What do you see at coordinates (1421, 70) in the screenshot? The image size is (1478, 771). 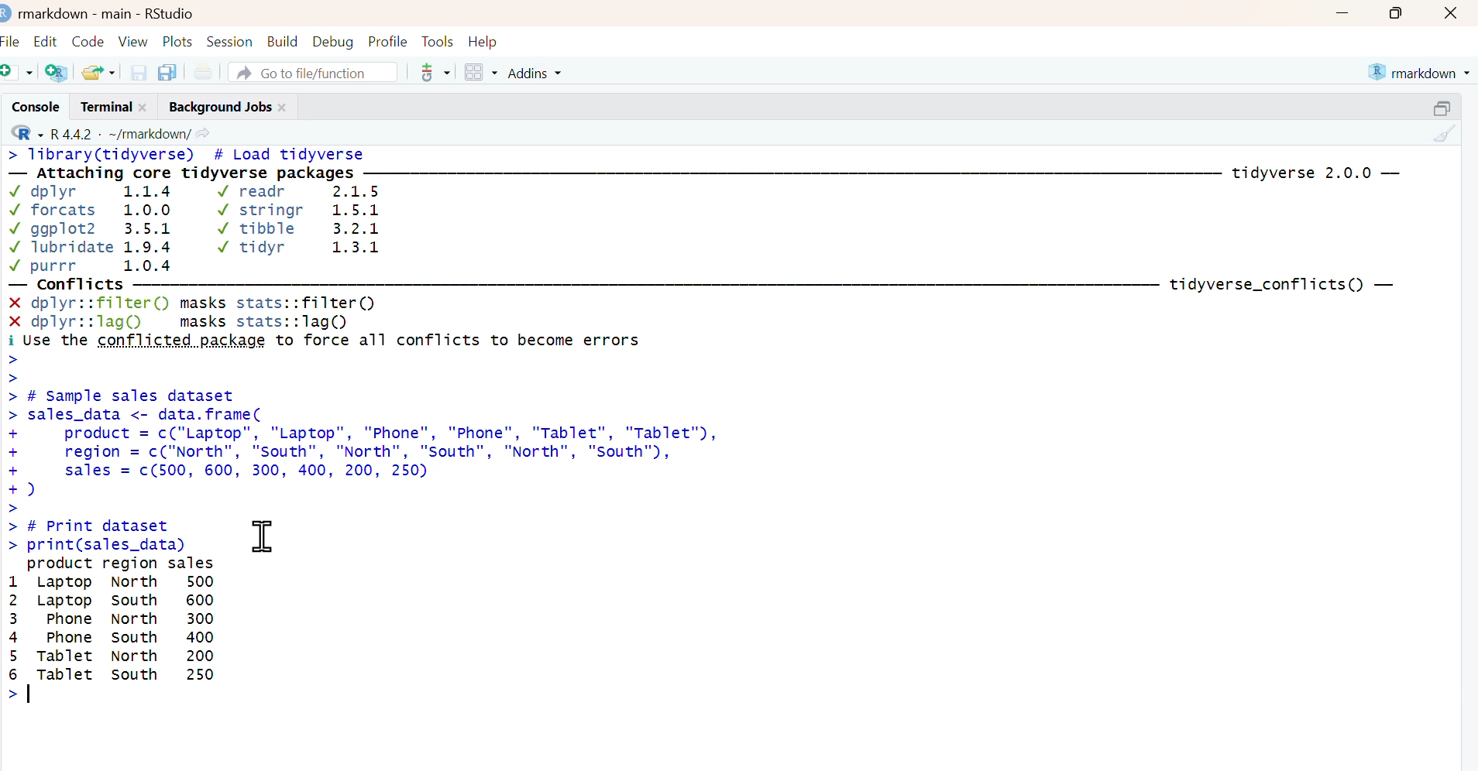 I see `markdown` at bounding box center [1421, 70].